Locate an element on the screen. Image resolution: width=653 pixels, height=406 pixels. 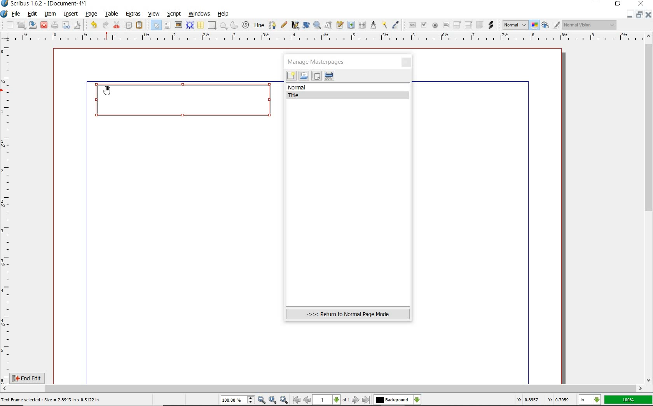
close is located at coordinates (649, 14).